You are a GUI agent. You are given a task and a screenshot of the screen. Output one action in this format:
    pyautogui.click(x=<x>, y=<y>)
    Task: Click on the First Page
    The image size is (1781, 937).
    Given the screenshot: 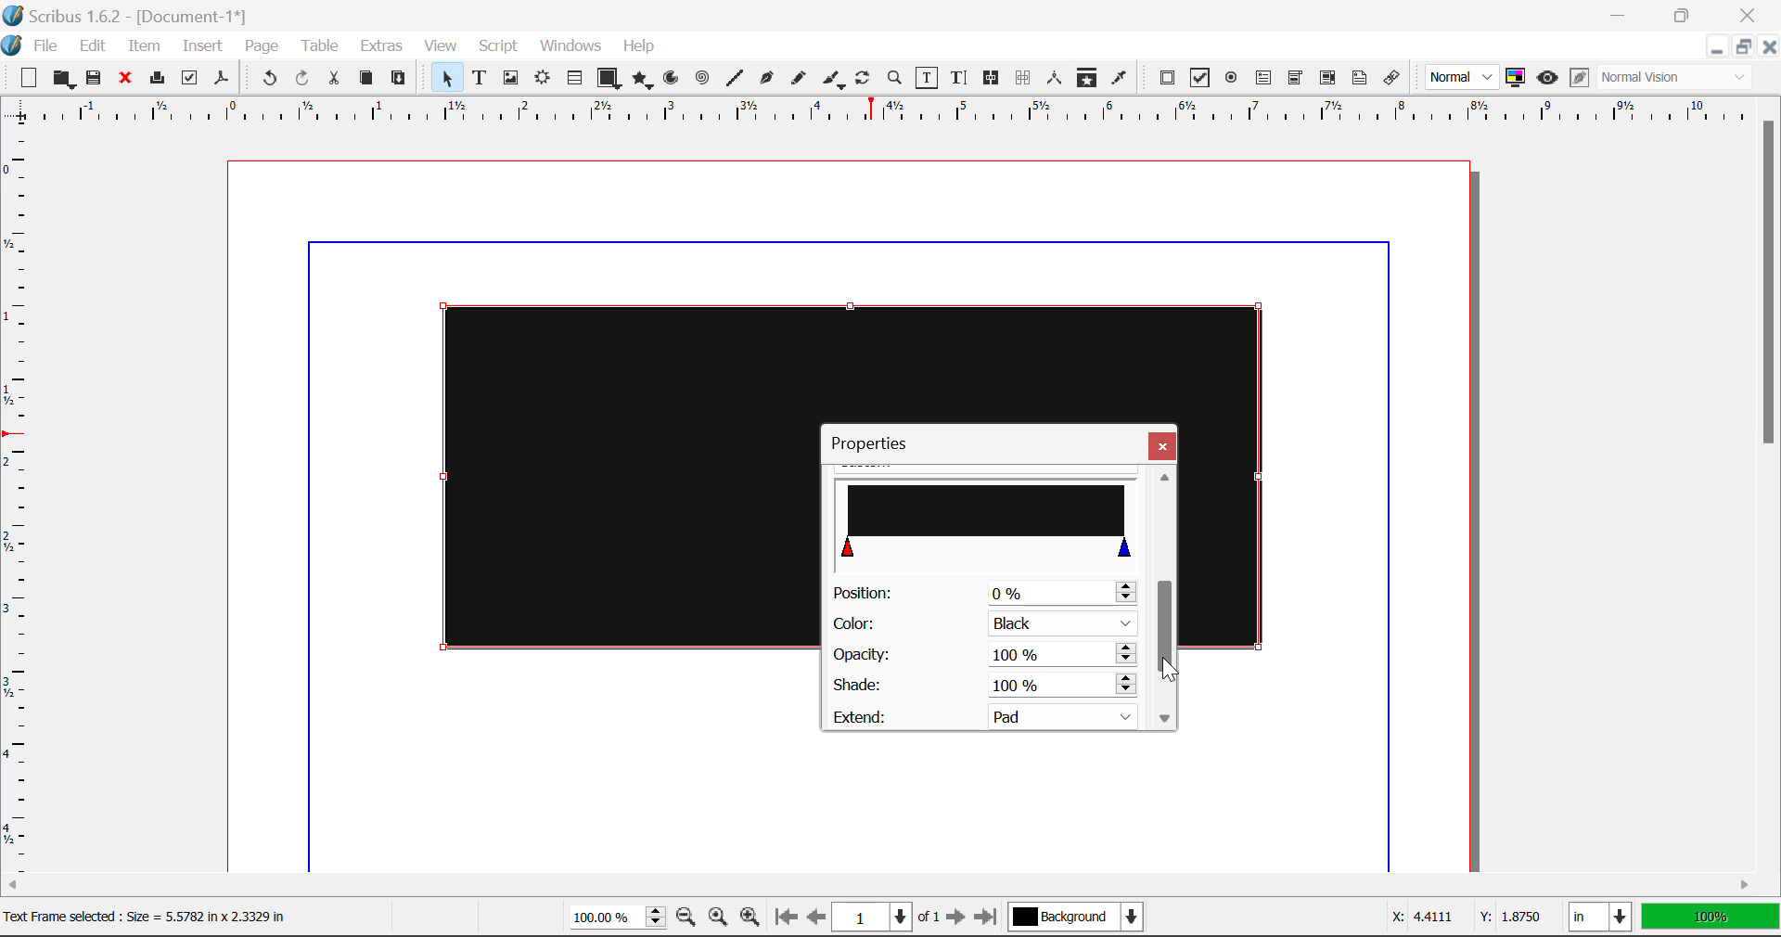 What is the action you would take?
    pyautogui.click(x=784, y=918)
    